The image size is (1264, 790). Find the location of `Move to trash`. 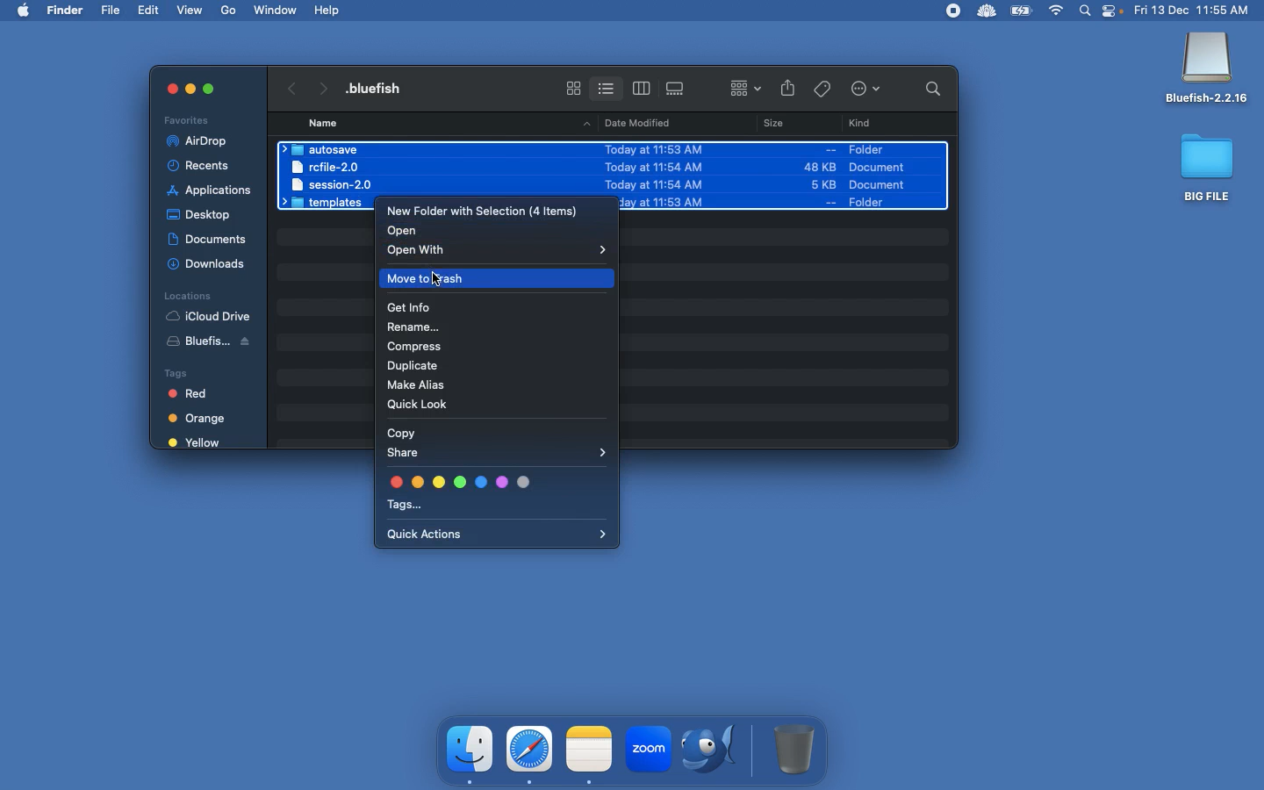

Move to trash is located at coordinates (499, 277).